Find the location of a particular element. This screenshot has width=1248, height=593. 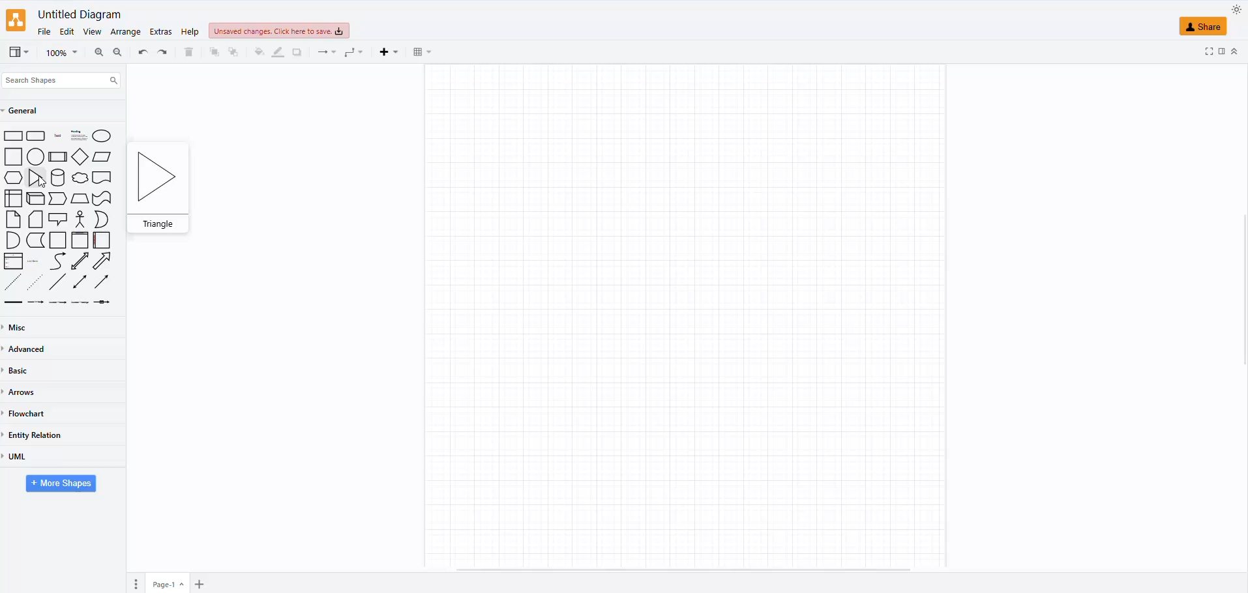

Moon is located at coordinates (102, 220).